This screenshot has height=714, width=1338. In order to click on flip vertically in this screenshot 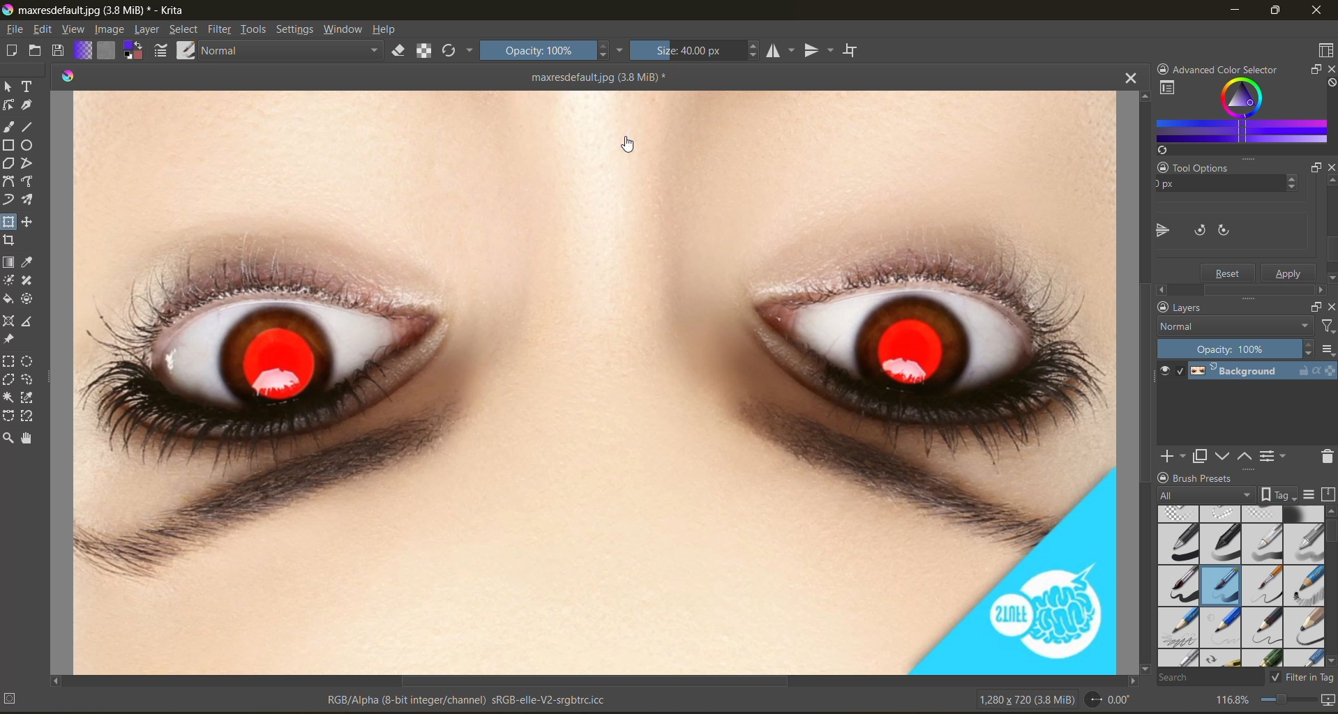, I will do `click(1195, 229)`.